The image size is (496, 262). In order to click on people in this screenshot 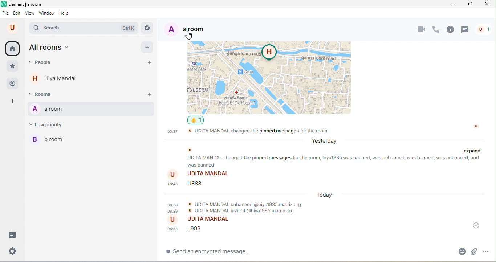, I will do `click(12, 83)`.